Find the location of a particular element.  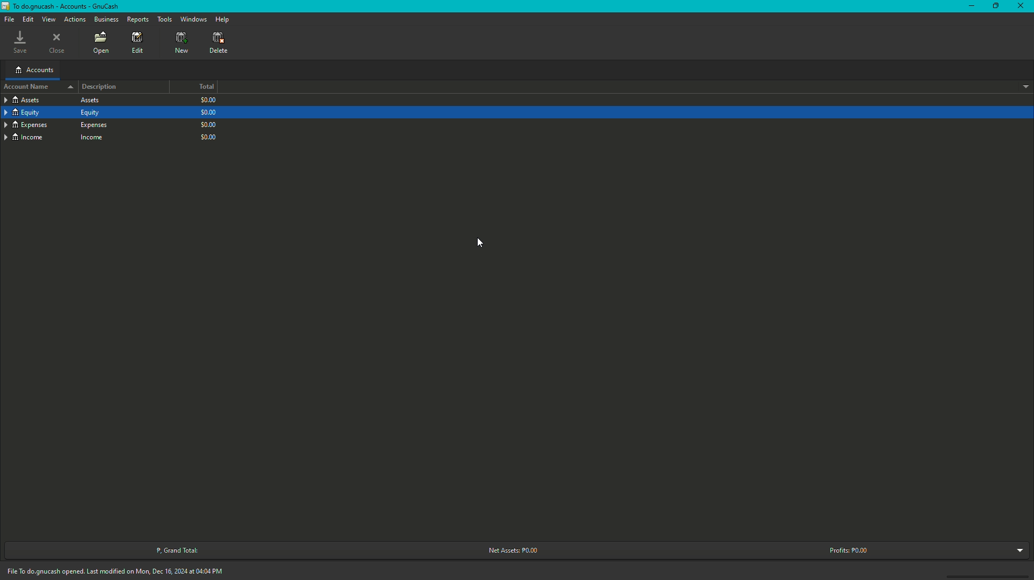

New is located at coordinates (182, 43).